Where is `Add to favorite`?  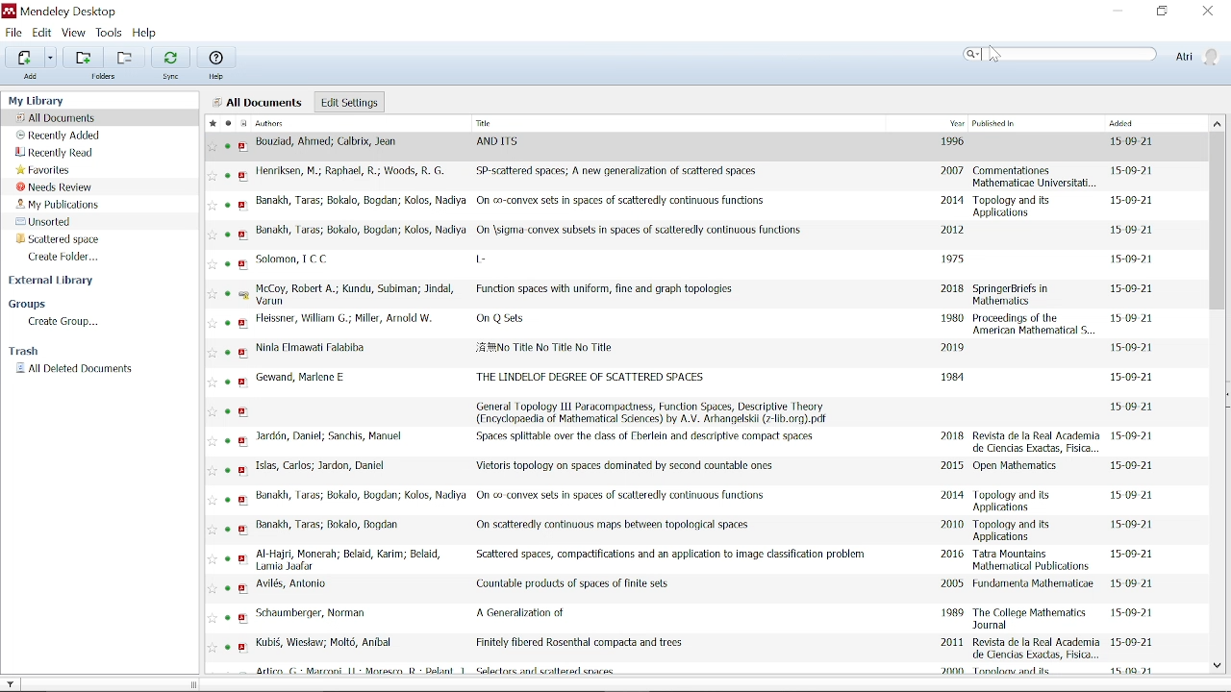 Add to favorite is located at coordinates (213, 500).